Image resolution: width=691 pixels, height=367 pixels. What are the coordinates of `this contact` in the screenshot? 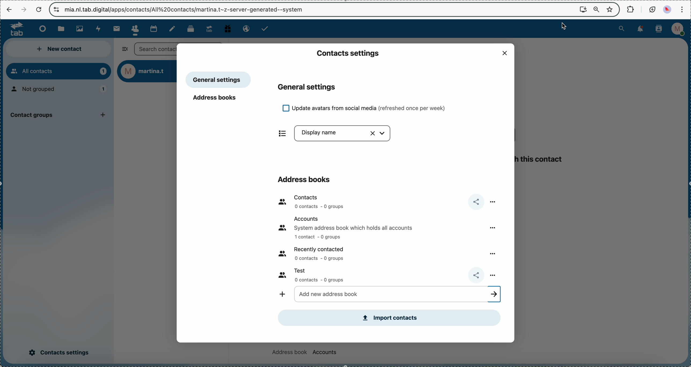 It's located at (541, 159).